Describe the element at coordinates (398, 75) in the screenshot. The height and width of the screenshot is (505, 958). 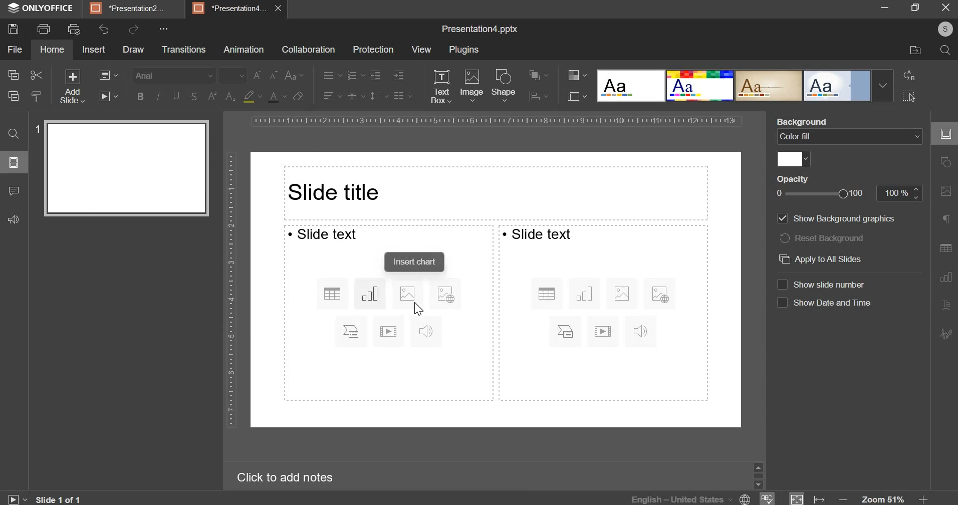
I see `increase indent` at that location.